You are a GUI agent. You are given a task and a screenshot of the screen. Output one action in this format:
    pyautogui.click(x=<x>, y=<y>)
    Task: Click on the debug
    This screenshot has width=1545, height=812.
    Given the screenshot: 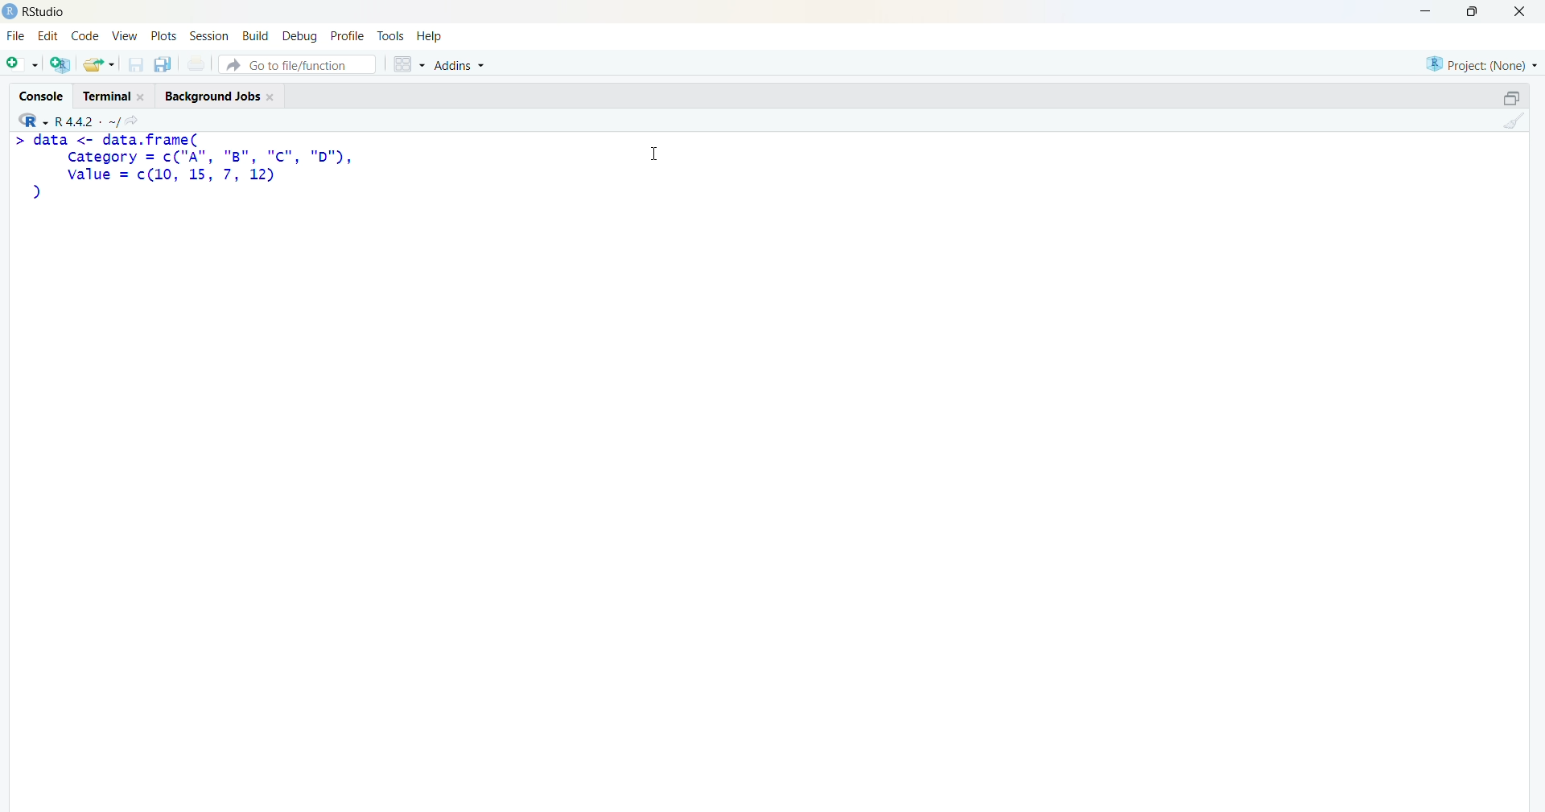 What is the action you would take?
    pyautogui.click(x=300, y=35)
    